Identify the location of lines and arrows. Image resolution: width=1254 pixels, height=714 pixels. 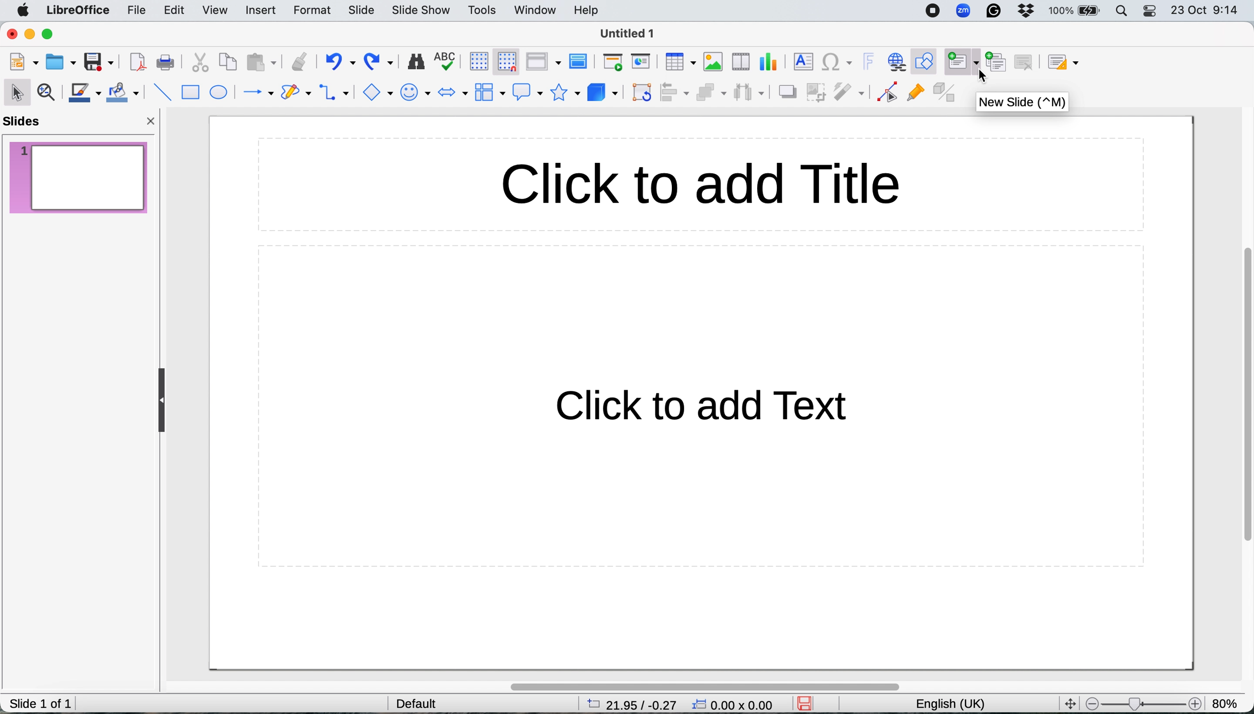
(255, 93).